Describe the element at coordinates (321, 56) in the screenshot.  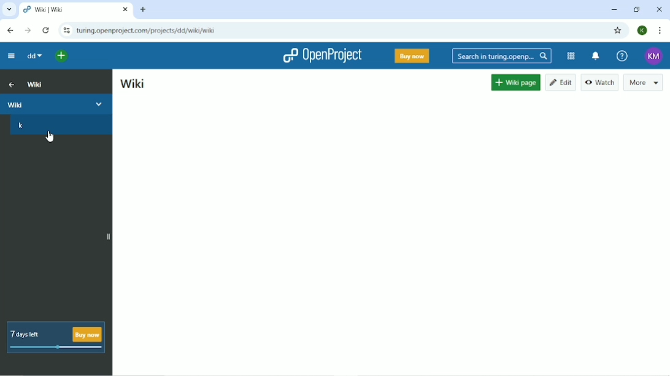
I see `OpenProject` at that location.